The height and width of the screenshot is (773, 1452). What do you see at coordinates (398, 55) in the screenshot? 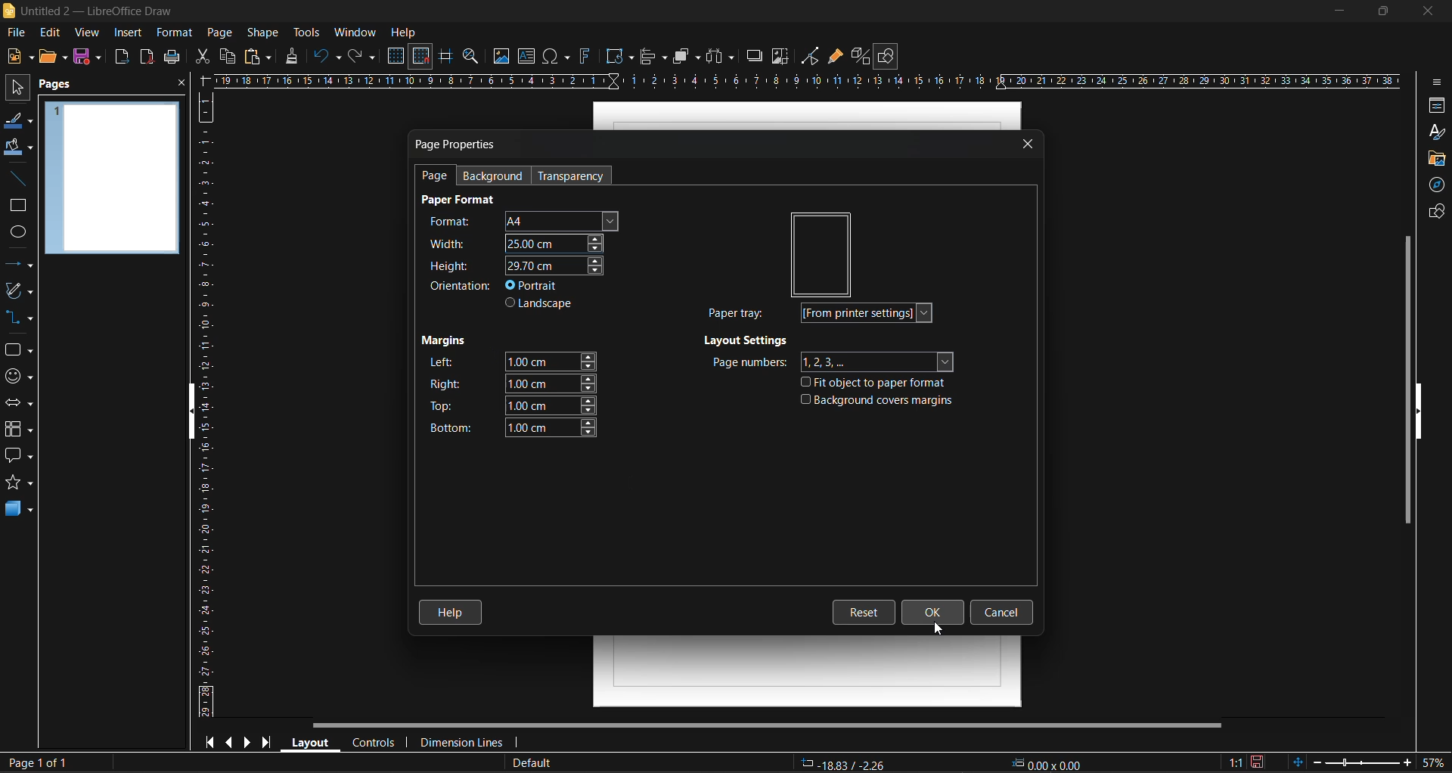
I see `display grid` at bounding box center [398, 55].